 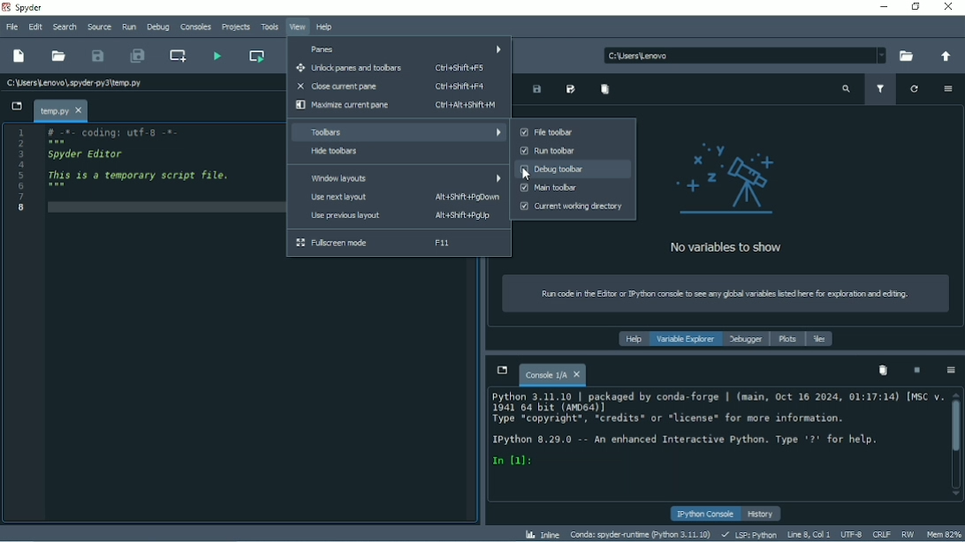 I want to click on Consoles, so click(x=194, y=27).